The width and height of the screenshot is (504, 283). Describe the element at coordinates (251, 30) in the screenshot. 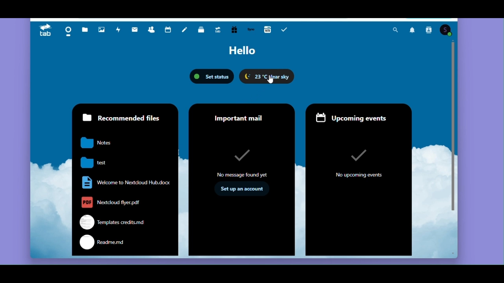

I see `Synology` at that location.